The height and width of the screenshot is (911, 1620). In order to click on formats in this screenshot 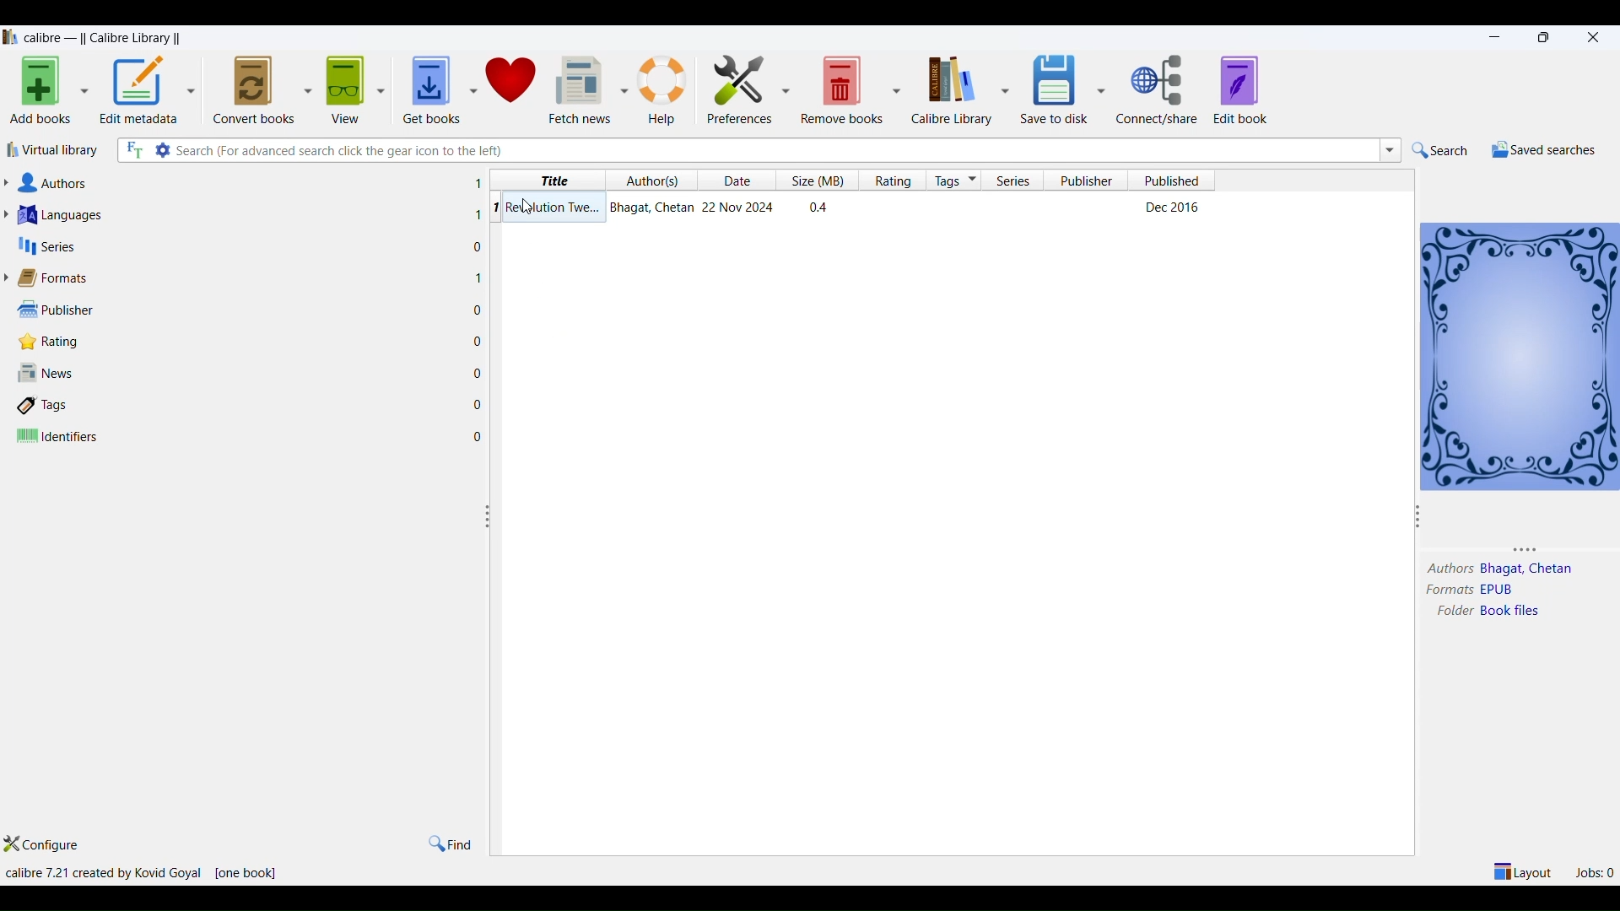, I will do `click(1445, 590)`.